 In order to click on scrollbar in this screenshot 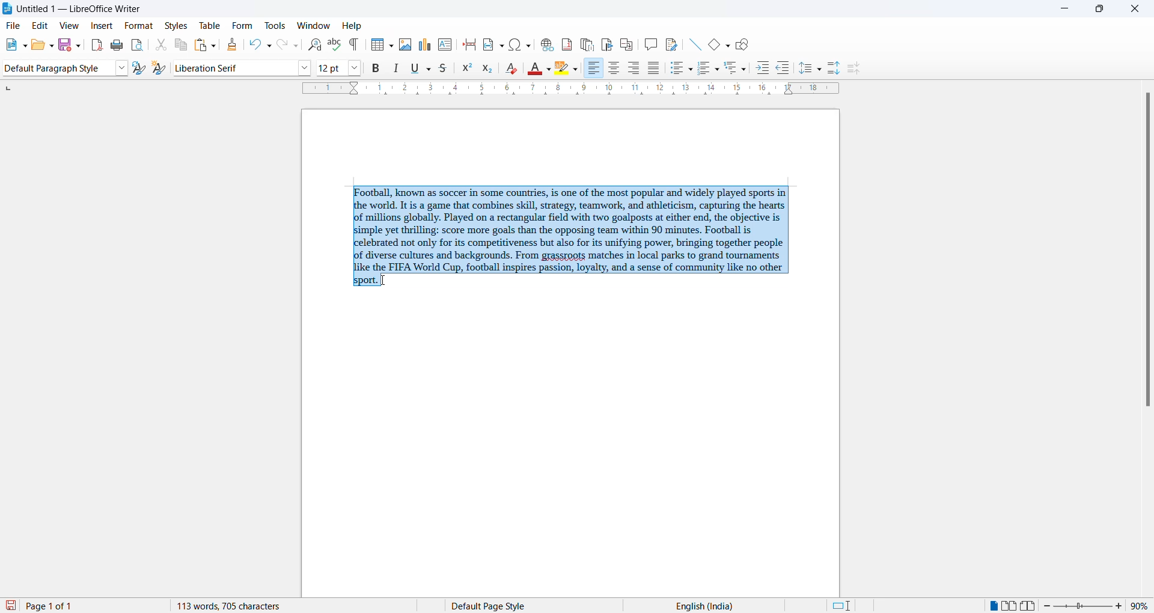, I will do `click(1147, 252)`.